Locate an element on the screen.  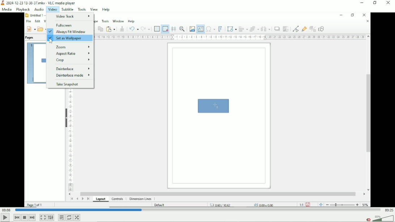
Stop playlist is located at coordinates (25, 217).